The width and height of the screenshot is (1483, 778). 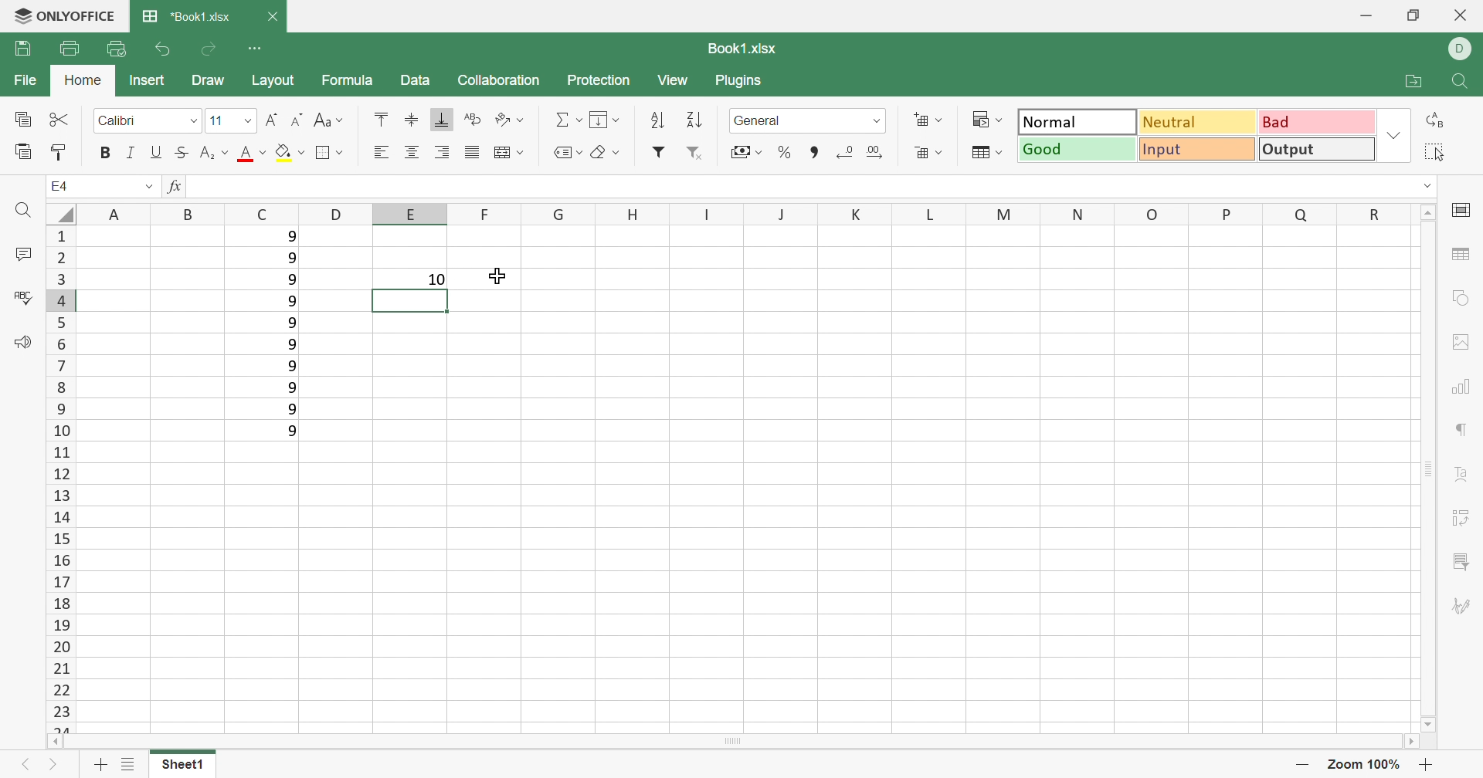 What do you see at coordinates (330, 120) in the screenshot?
I see `Change case` at bounding box center [330, 120].